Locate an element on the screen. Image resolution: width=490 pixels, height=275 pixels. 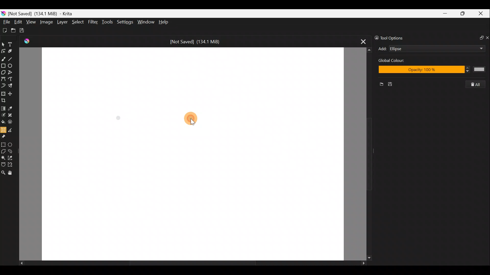
Maximize is located at coordinates (464, 13).